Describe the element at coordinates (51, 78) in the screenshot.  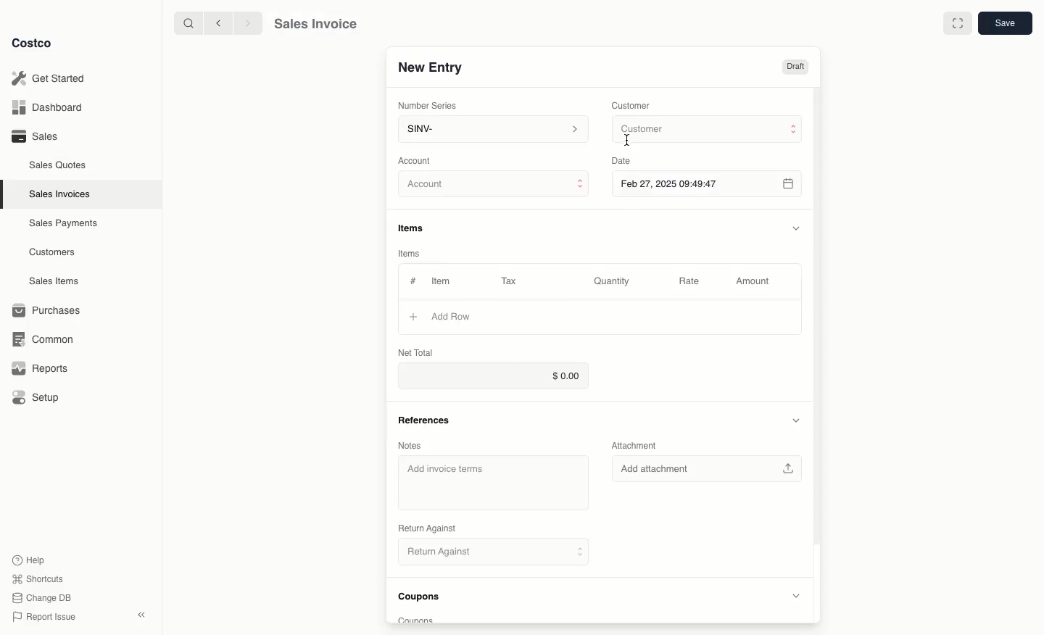
I see `Get Started` at that location.